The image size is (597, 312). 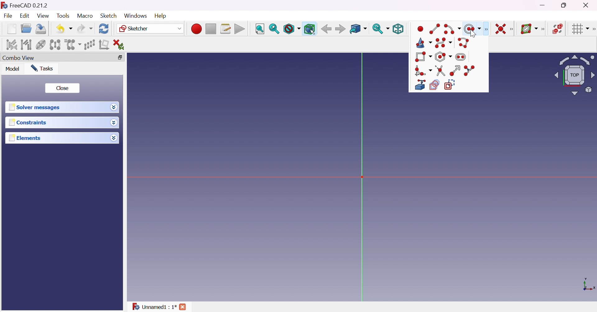 What do you see at coordinates (424, 43) in the screenshot?
I see `Create conic` at bounding box center [424, 43].